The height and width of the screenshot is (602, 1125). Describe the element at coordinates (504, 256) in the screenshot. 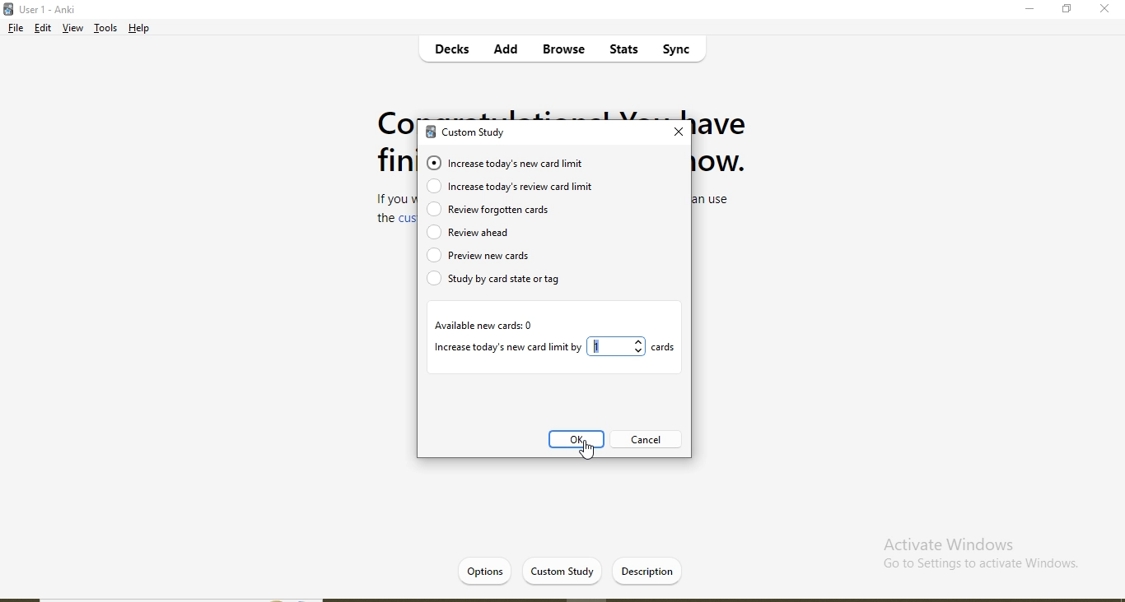

I see `preview new cards` at that location.